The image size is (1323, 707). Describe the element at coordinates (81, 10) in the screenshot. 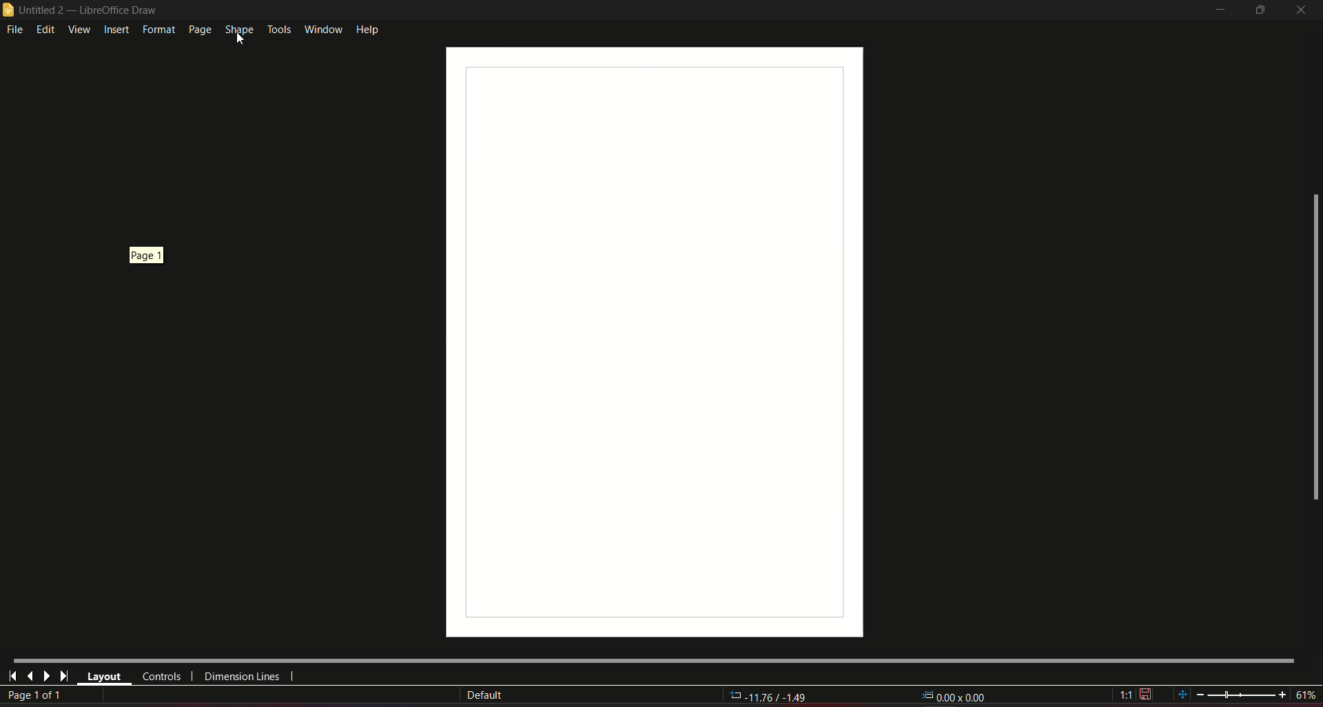

I see `untitled 2 - libreoffice draw` at that location.